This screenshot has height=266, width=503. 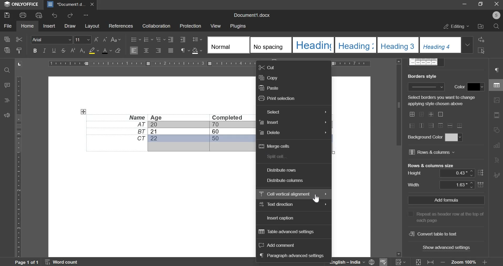 What do you see at coordinates (183, 39) in the screenshot?
I see `decrease indent` at bounding box center [183, 39].